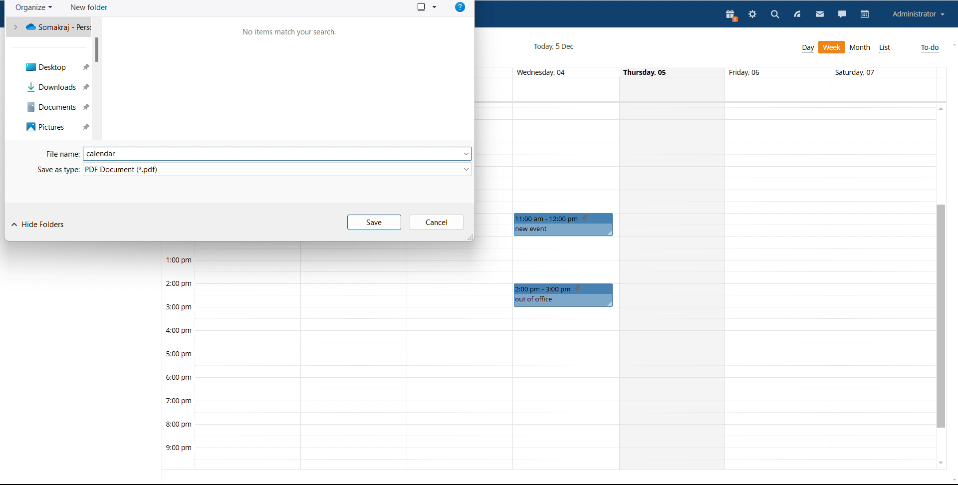 The image size is (958, 485). I want to click on month view, so click(861, 48).